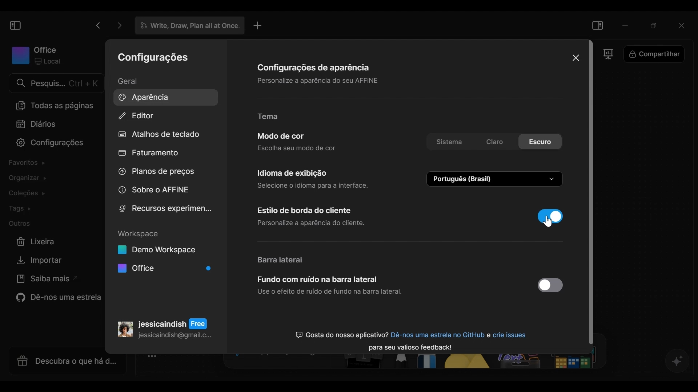  What do you see at coordinates (282, 260) in the screenshot?
I see `Sidebar` at bounding box center [282, 260].